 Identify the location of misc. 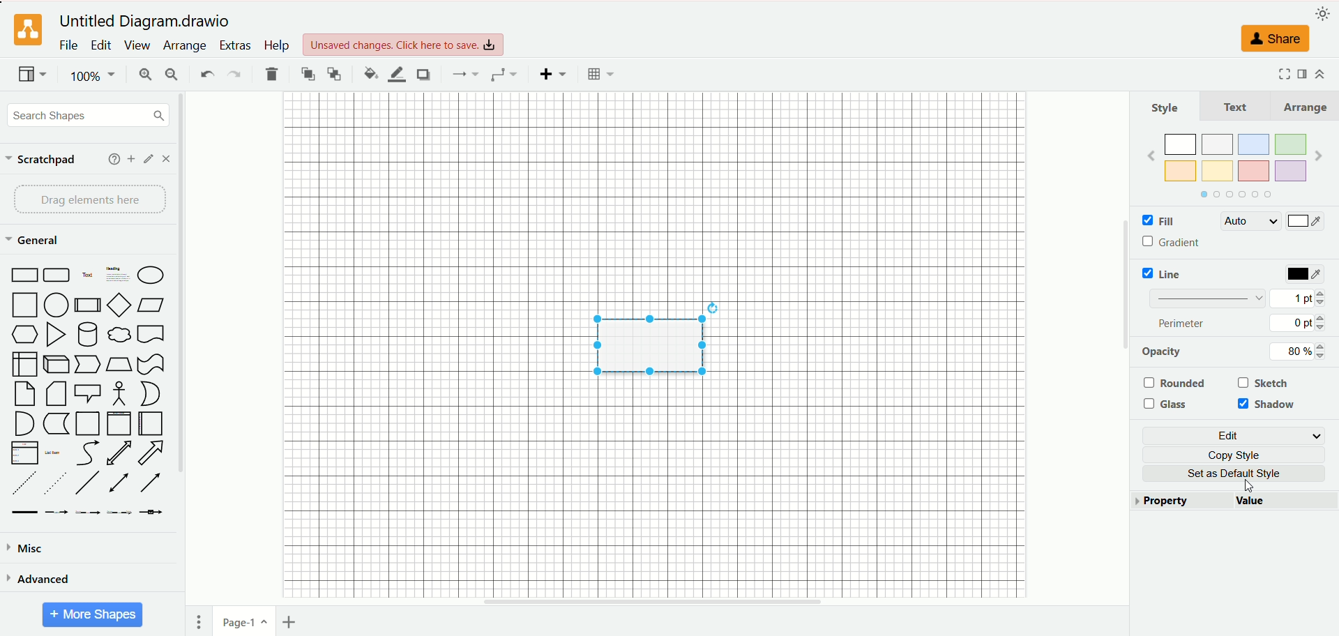
(27, 549).